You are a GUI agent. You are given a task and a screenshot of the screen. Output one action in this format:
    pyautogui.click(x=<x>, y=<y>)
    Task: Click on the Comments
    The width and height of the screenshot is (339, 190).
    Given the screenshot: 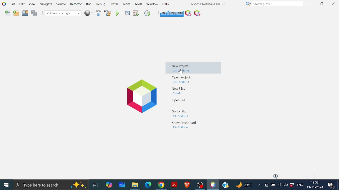 What is the action you would take?
    pyautogui.click(x=332, y=185)
    